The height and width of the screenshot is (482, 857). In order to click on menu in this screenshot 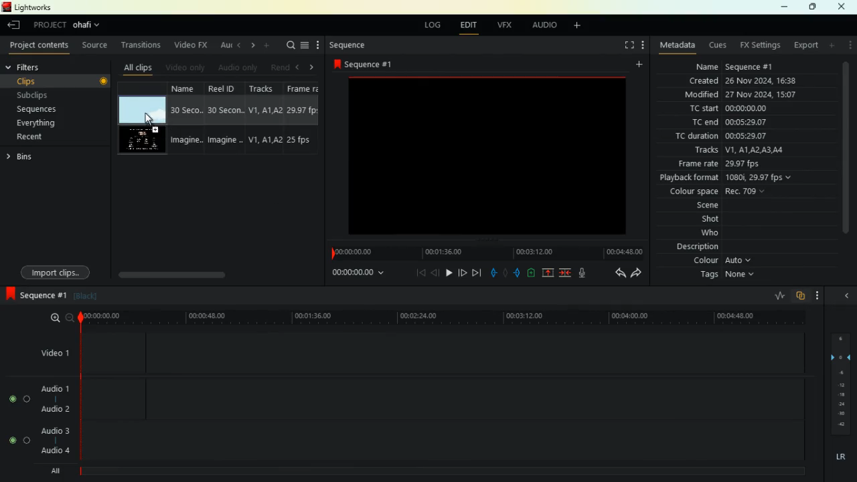, I will do `click(848, 46)`.